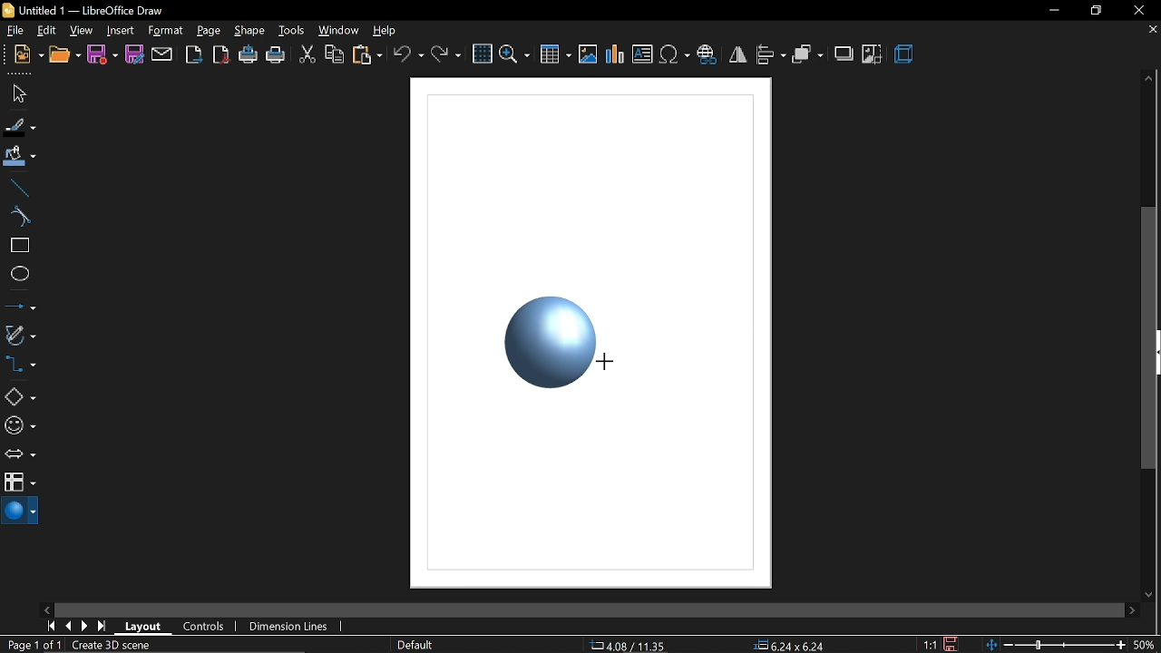  I want to click on open, so click(63, 54).